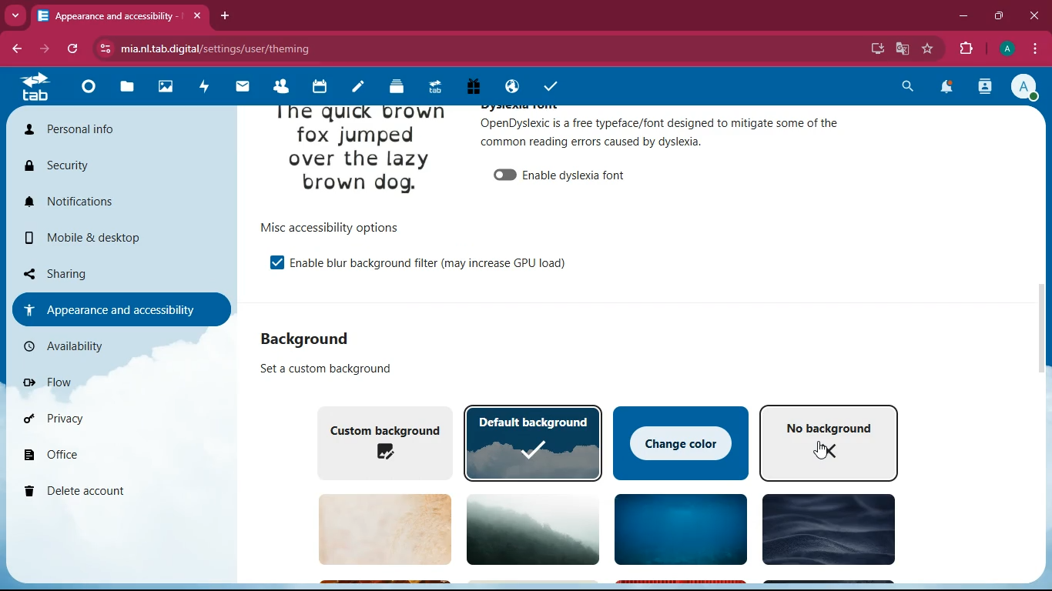 This screenshot has width=1052, height=591. What do you see at coordinates (662, 132) in the screenshot?
I see `description` at bounding box center [662, 132].